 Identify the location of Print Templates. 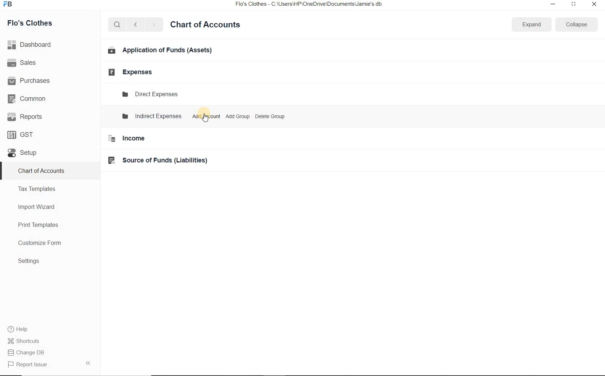
(38, 225).